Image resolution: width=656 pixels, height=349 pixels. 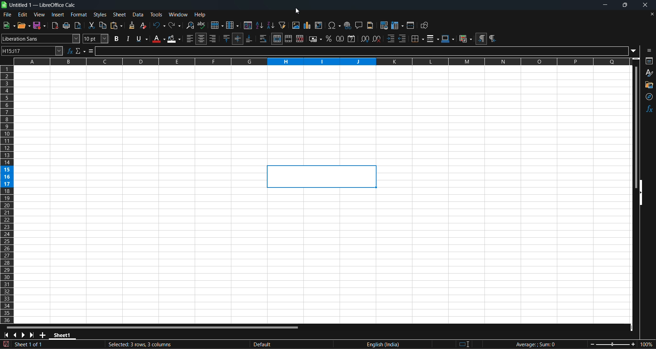 What do you see at coordinates (7, 194) in the screenshot?
I see `columns` at bounding box center [7, 194].